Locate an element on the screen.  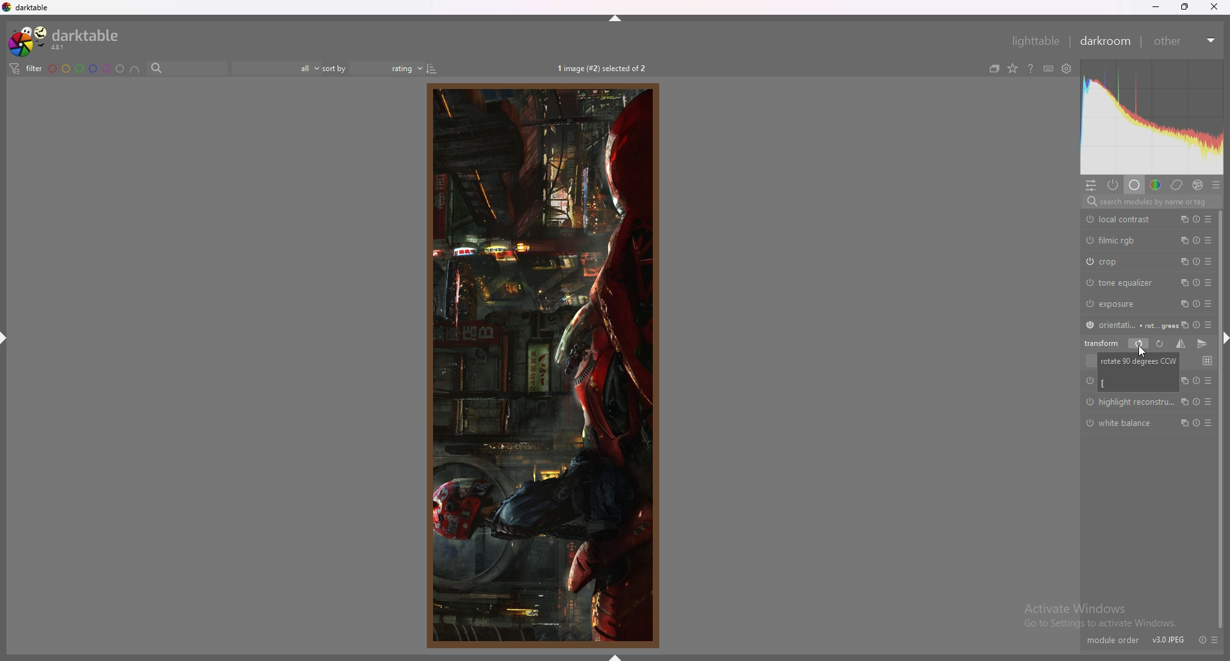
presets is located at coordinates (1211, 402).